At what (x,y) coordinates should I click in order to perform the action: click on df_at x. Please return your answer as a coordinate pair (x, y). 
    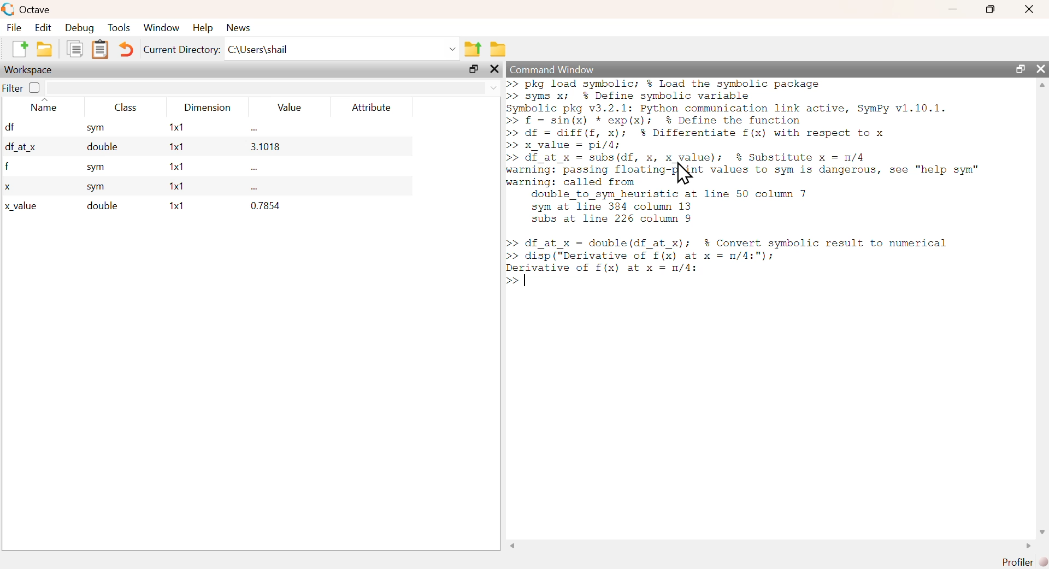
    Looking at the image, I should click on (21, 149).